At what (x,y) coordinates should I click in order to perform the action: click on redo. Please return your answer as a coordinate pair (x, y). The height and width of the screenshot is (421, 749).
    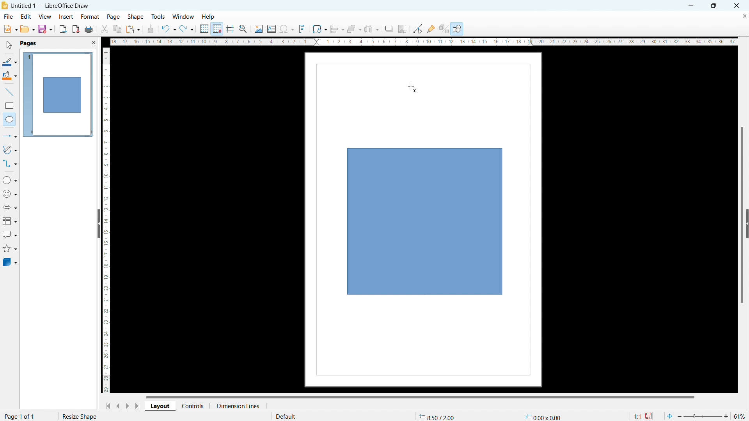
    Looking at the image, I should click on (186, 29).